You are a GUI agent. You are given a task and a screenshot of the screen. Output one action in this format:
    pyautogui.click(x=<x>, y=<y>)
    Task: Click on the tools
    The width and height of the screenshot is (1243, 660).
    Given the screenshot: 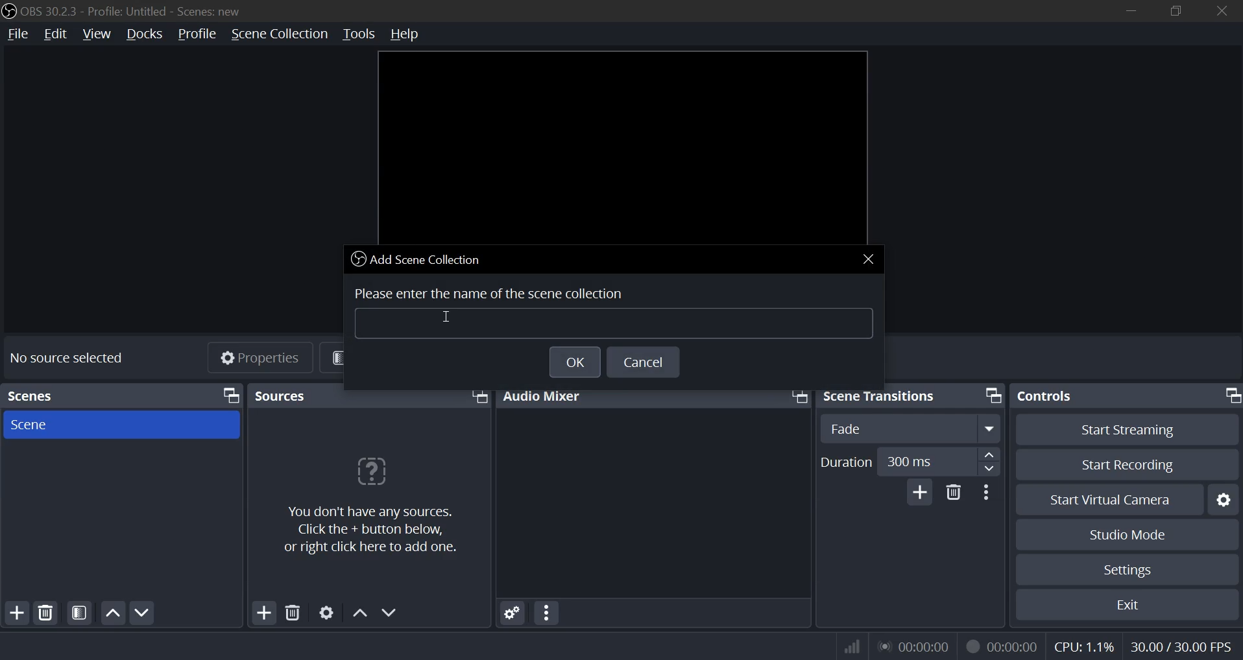 What is the action you would take?
    pyautogui.click(x=359, y=34)
    